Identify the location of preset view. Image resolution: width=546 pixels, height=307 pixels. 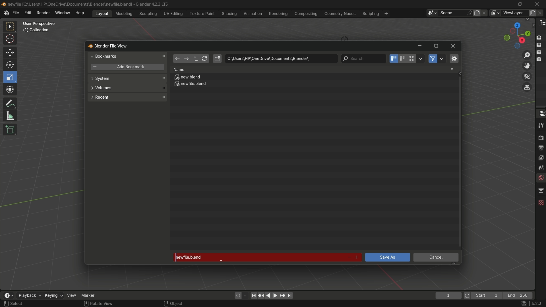
(515, 34).